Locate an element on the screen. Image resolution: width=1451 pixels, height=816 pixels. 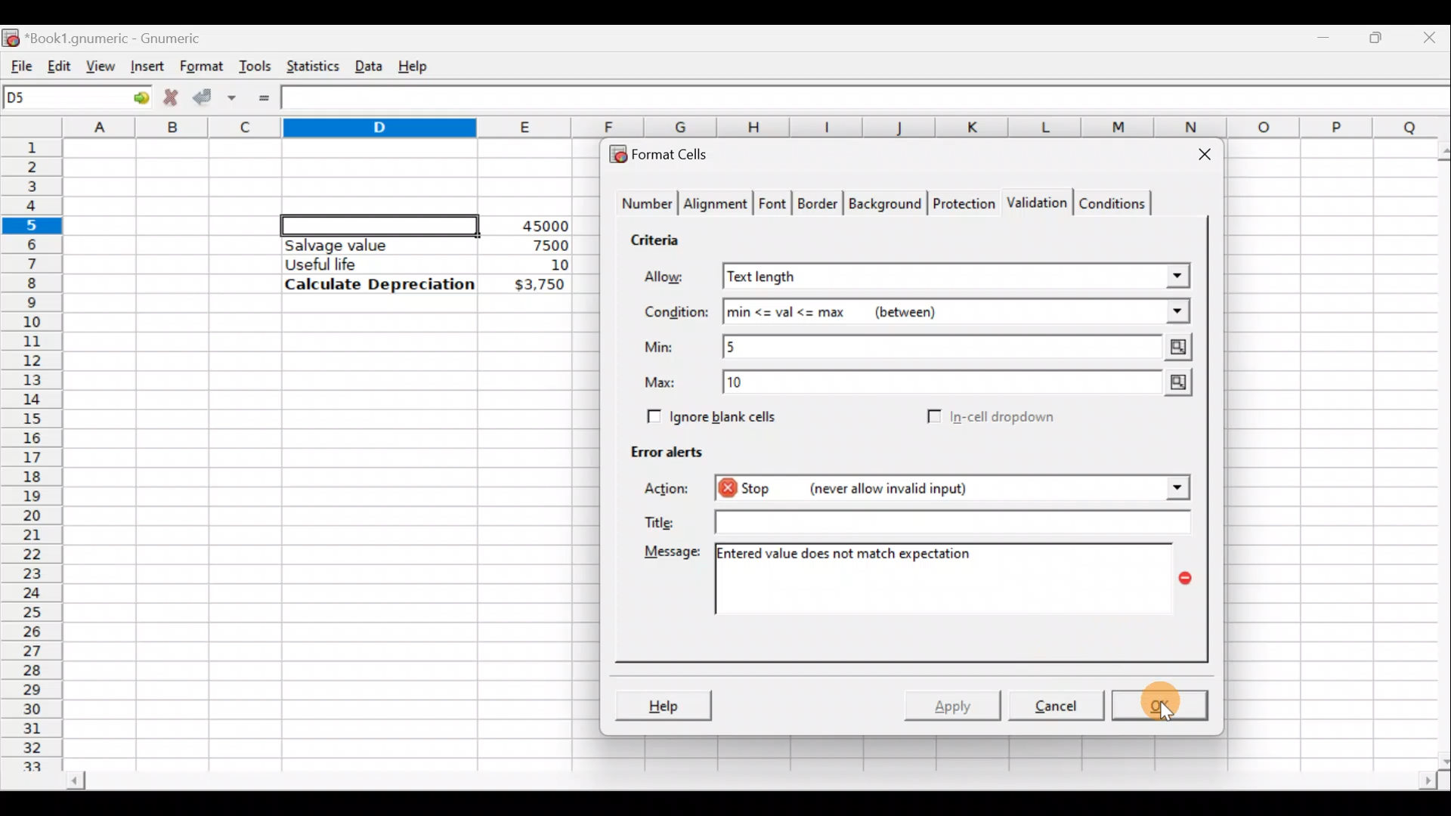
Max is located at coordinates (666, 383).